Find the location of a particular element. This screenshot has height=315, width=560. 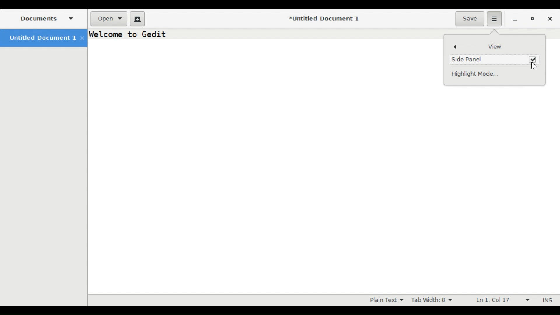

Highlight Mode is located at coordinates (479, 74).